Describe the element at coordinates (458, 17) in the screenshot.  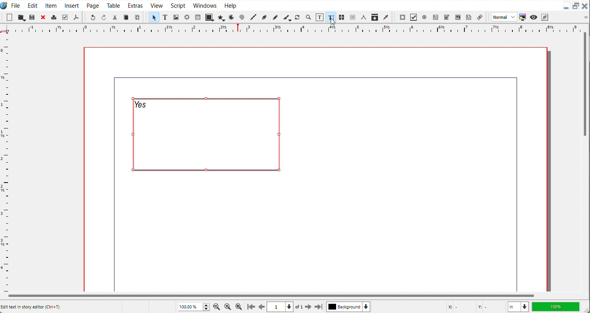
I see `PDF List box` at that location.